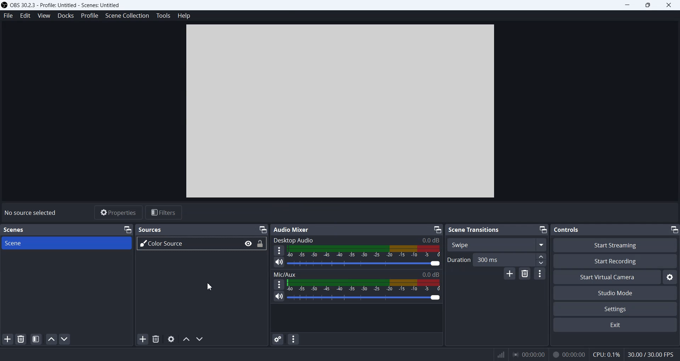 The height and width of the screenshot is (361, 680). Describe the element at coordinates (540, 273) in the screenshot. I see `Transition properties` at that location.